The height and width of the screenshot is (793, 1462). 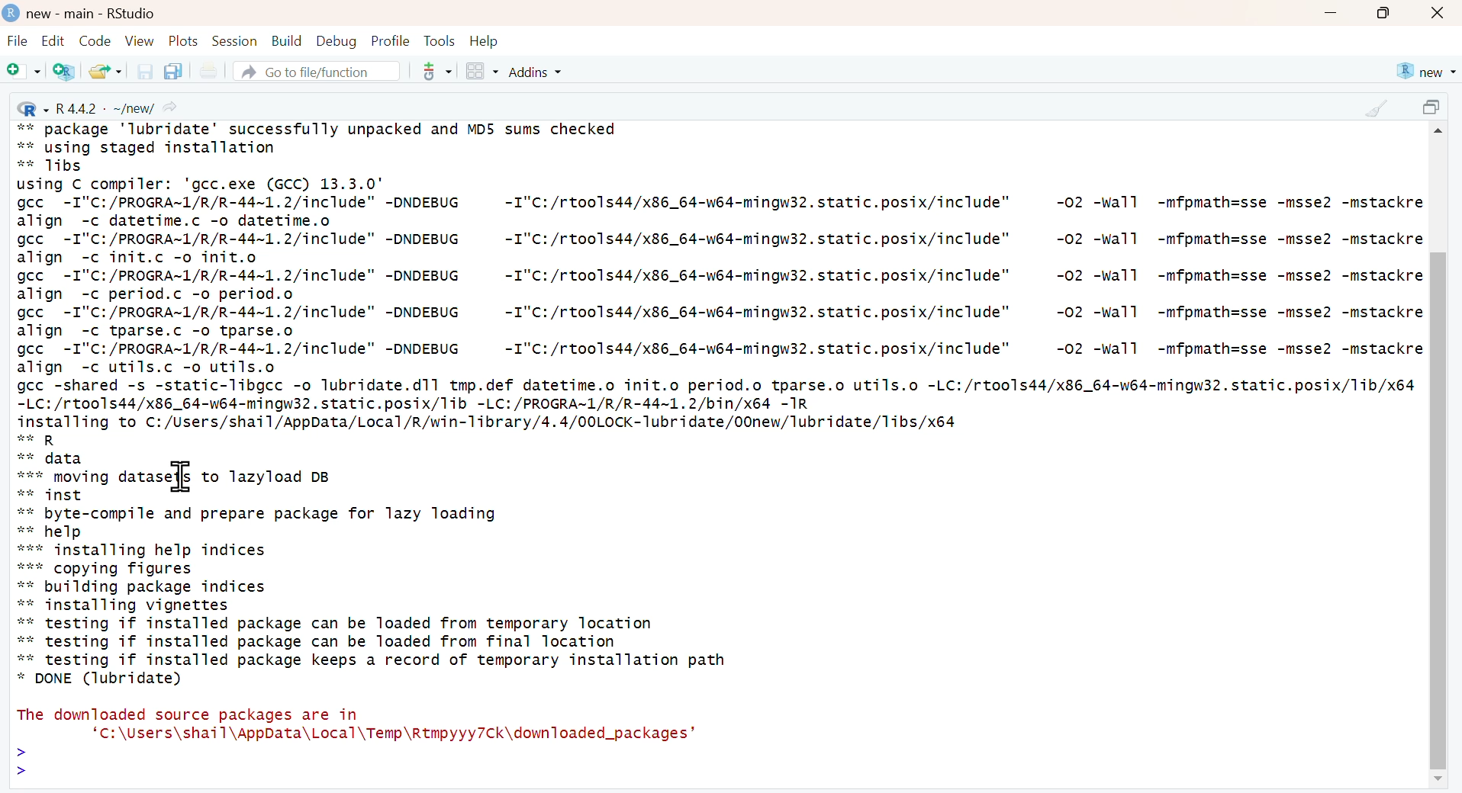 I want to click on using C compiler: 'gcc.exe (GCC) 13.3.0°

gcc -I"C:/PROGRA~1/R/R-44~1.2/include" -DNDEBUG -I"C:/rtools44/x86_64-w64-mingw32.static.posix/include"” -02 -wall -mfpmath=sse -msse2 -mstackre
align -c datetime.c -o datetime.o

gcc -I"C:/PROGRA~1/R/R-44~1.2/include" -DNDEBUG -I"C:/rtools44/x86_64-w64-mingw32.static.posix/include"” -02 -wall -mfpmath=sse -msse2 -mstackre
align -c init.c -o init.o

gcc -I"C:/PROGRA~1/R/R-44~1.2/include" -DNDEBUG -I"C:/rtools44/x86_64-w64-mingw32.static.posix/include"” -02 -wall -mfpmath=sse -msse2 -mstackre
align -c period.c -o period.o

gcc -I"C:/PROGRA~1/R/R-44~1.2/include" -DNDEBUG -I"C:/rtools44/x86_64-w64-mingw32.static.posix/include"” -02 -wall -mfpmath=sse -msse2 -mstackre
align -c tparse.c -o tparse.o

gcc -I"C:/PROGRA~1/R/R-44~1.2/include"” -DNDEBUG -I"C:/rtools44/x86_64-w64-mingw32.static.posix/include"” -02 -wall -mfpmath=sse -msse2 -mstackre
align -c utils.c -o utils.o, so click(x=720, y=276).